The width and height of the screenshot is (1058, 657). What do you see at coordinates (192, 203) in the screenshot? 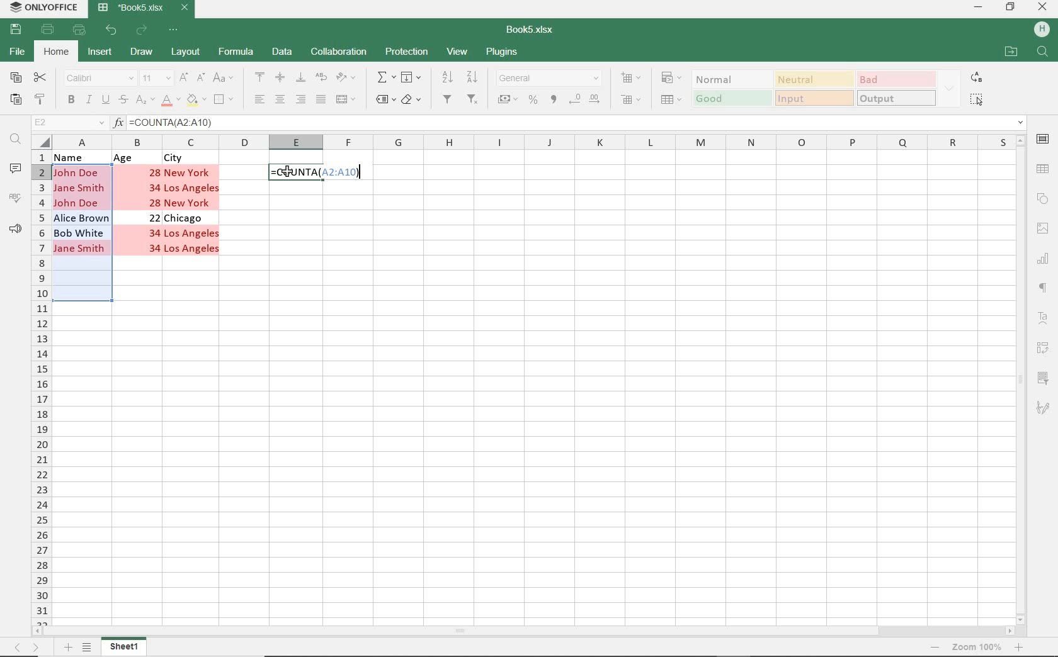
I see `New York` at bounding box center [192, 203].